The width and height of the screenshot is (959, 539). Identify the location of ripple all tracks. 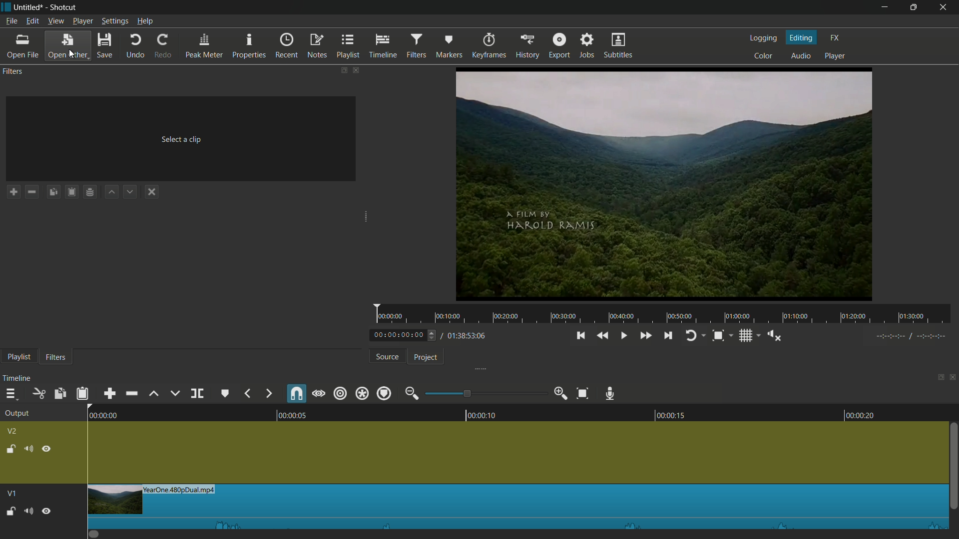
(362, 393).